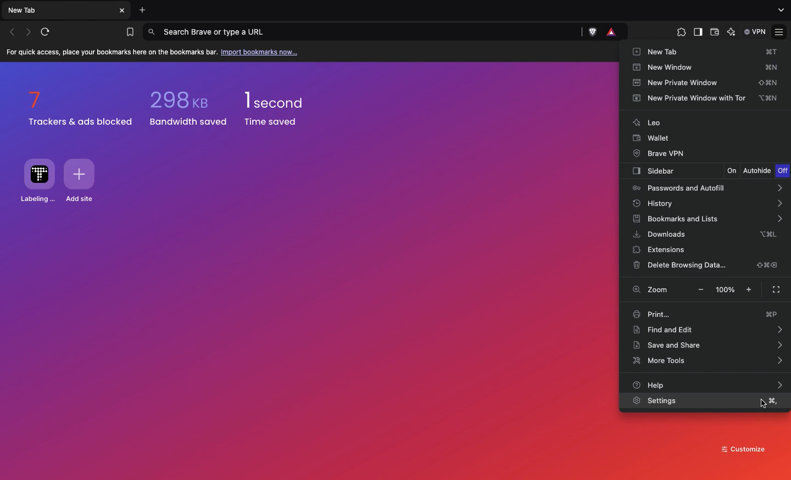  I want to click on New window, so click(705, 67).